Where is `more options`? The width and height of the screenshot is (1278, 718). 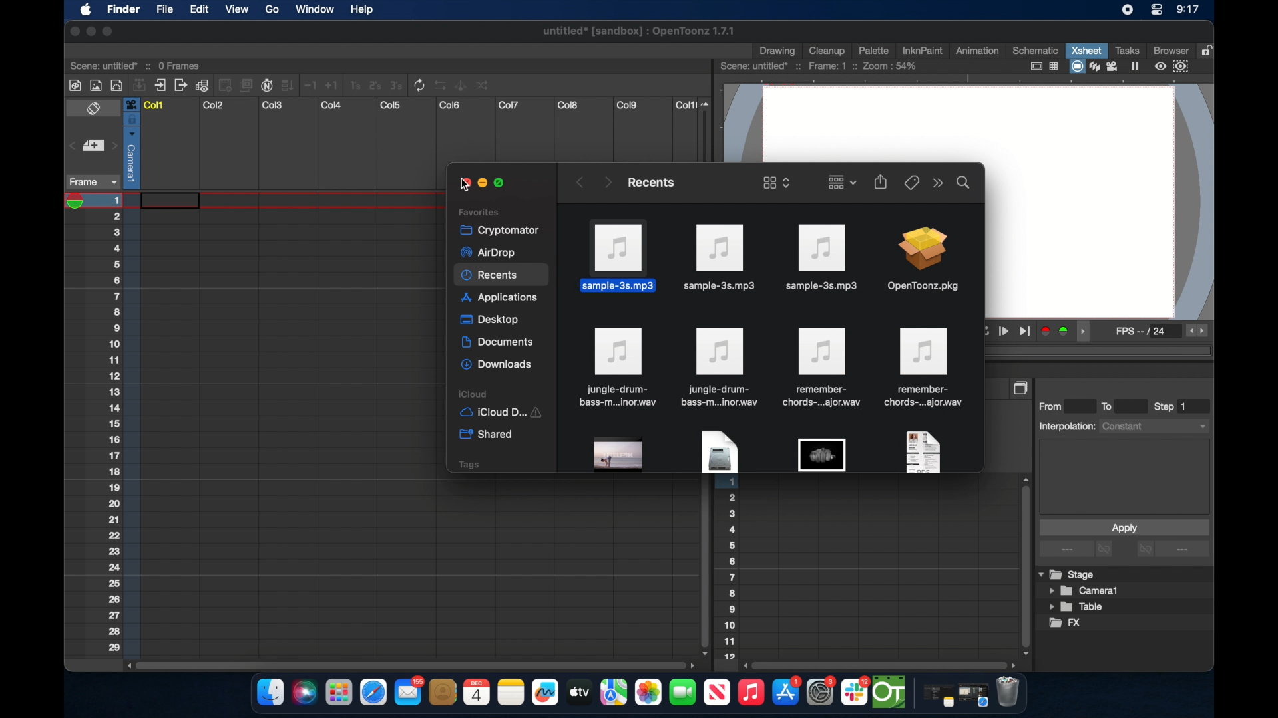
more options is located at coordinates (1173, 550).